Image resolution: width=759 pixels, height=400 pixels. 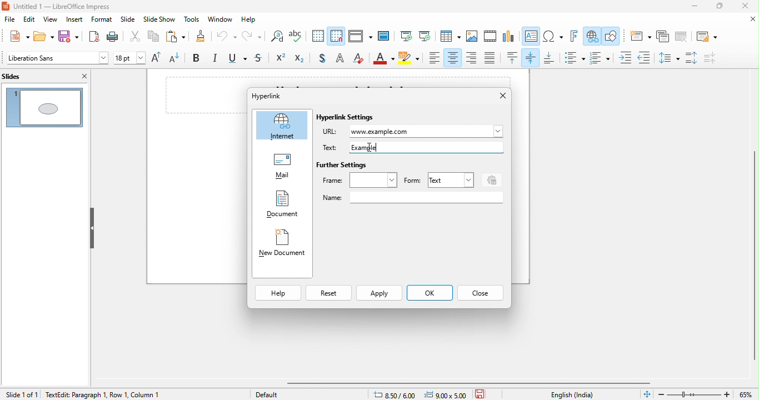 What do you see at coordinates (252, 21) in the screenshot?
I see `help` at bounding box center [252, 21].